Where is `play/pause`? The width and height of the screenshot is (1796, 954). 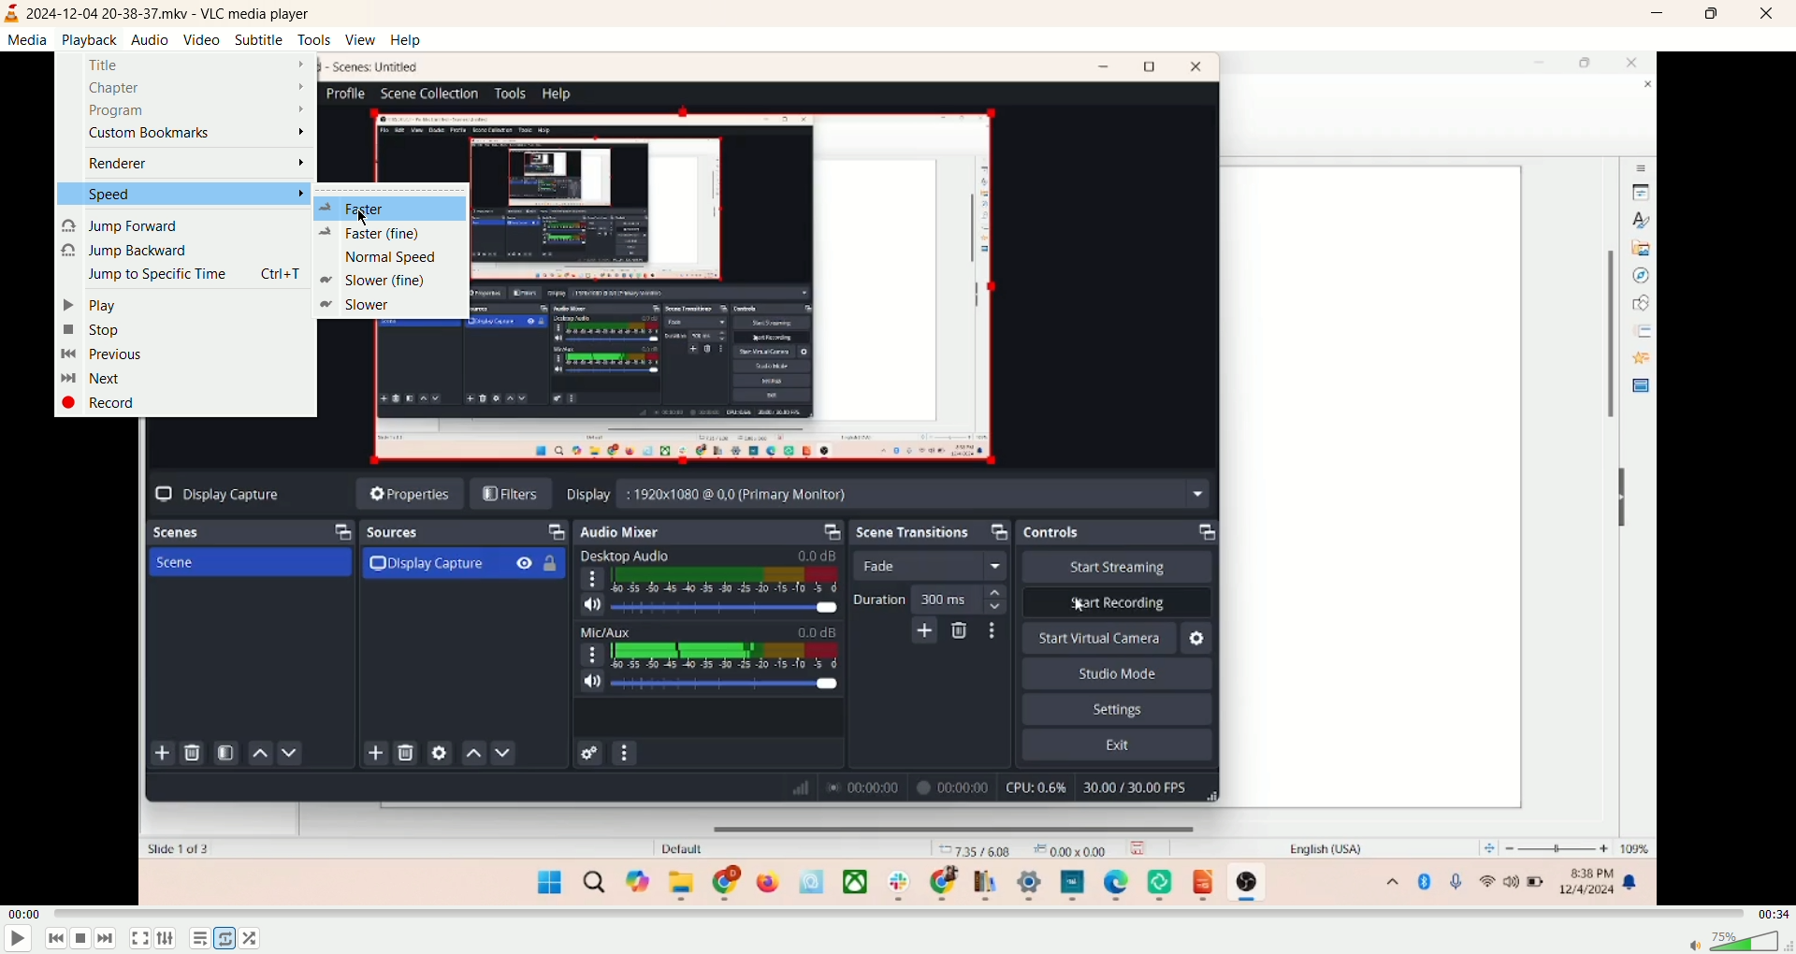 play/pause is located at coordinates (19, 941).